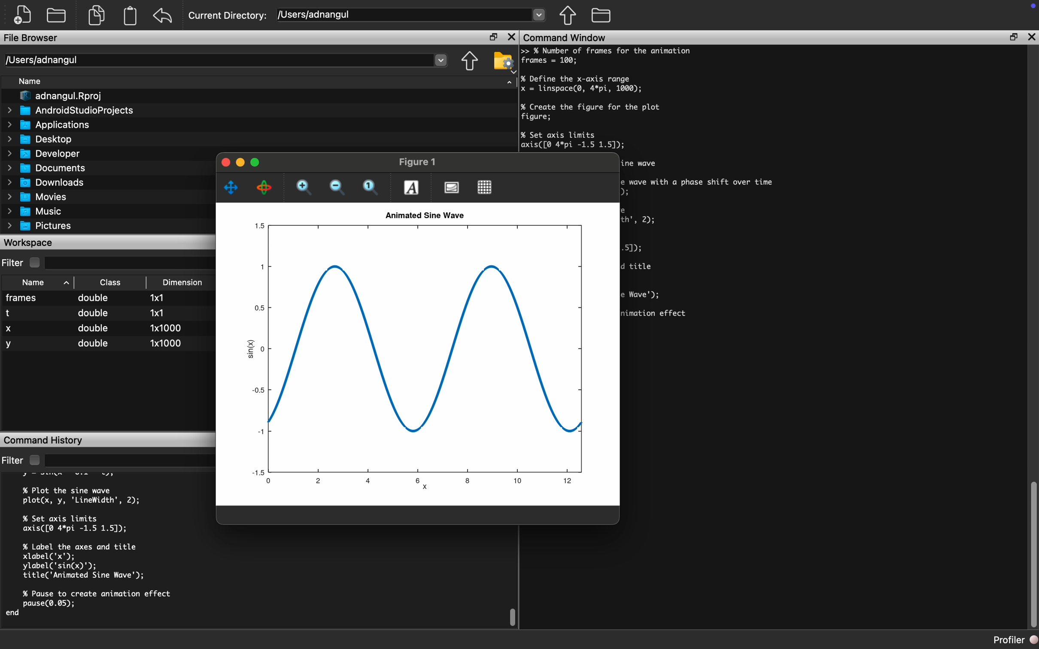 The image size is (1039, 649). Describe the element at coordinates (1030, 38) in the screenshot. I see `Close` at that location.